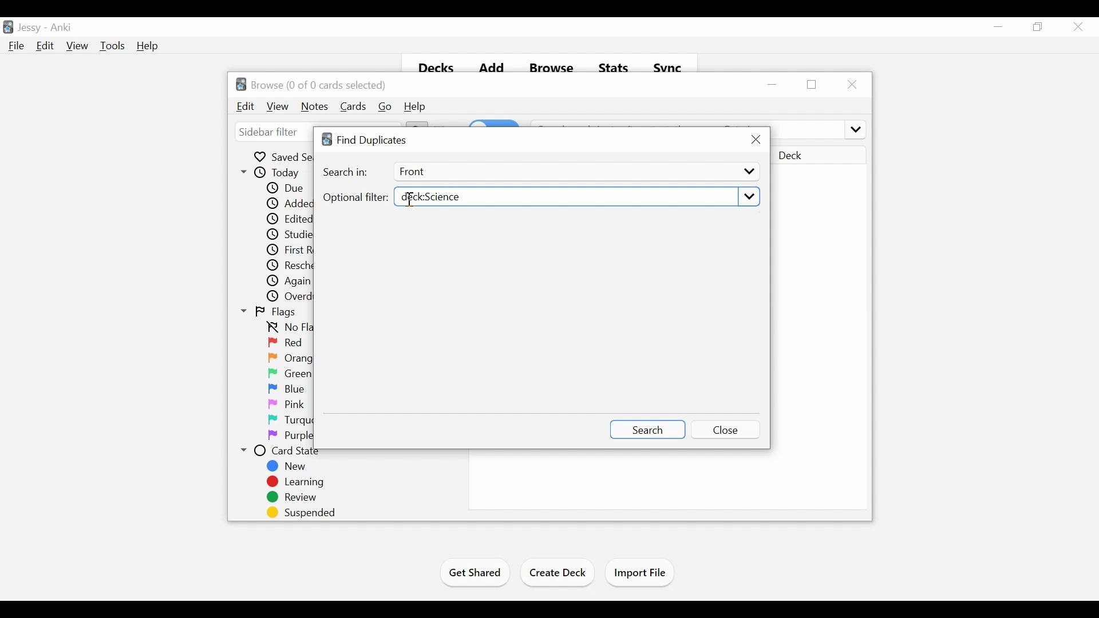  I want to click on Close, so click(851, 84).